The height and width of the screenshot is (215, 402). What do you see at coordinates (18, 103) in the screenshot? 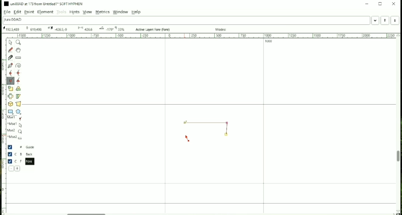
I see `Perform a perspective transformation on the selection` at bounding box center [18, 103].